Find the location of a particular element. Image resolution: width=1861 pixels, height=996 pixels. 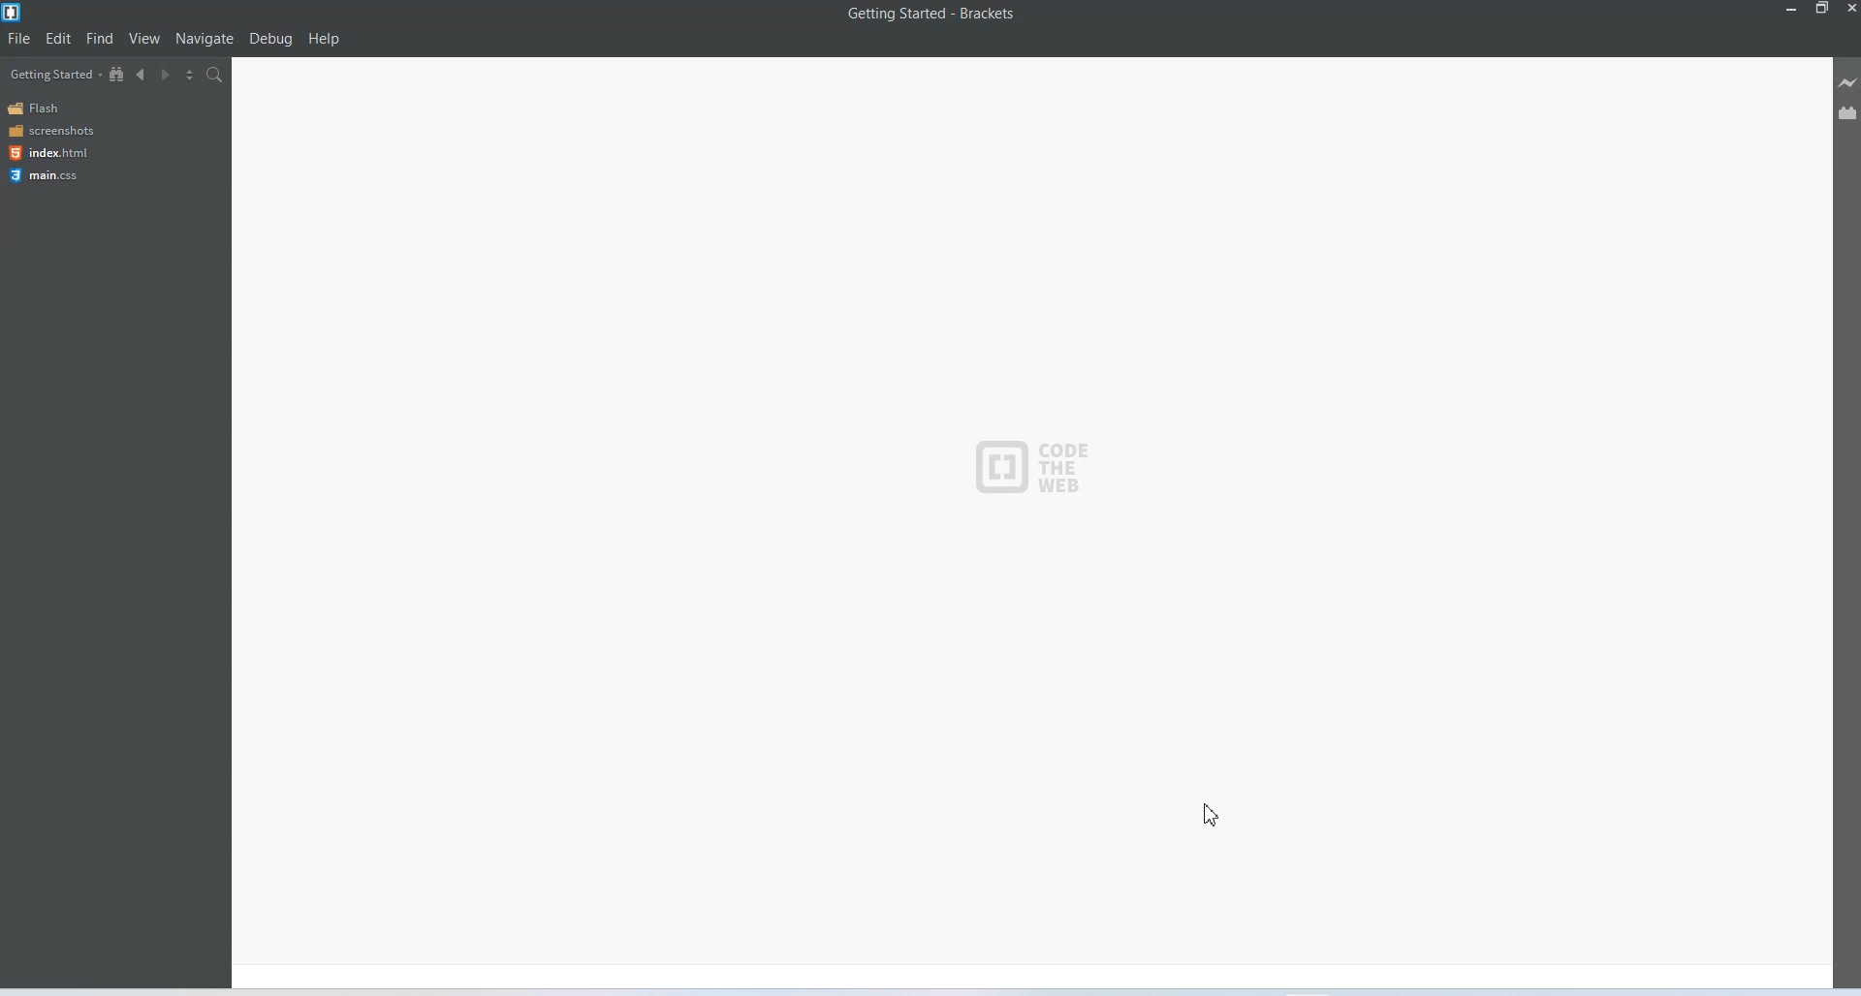

Split the editor vertically or horizontally is located at coordinates (189, 76).